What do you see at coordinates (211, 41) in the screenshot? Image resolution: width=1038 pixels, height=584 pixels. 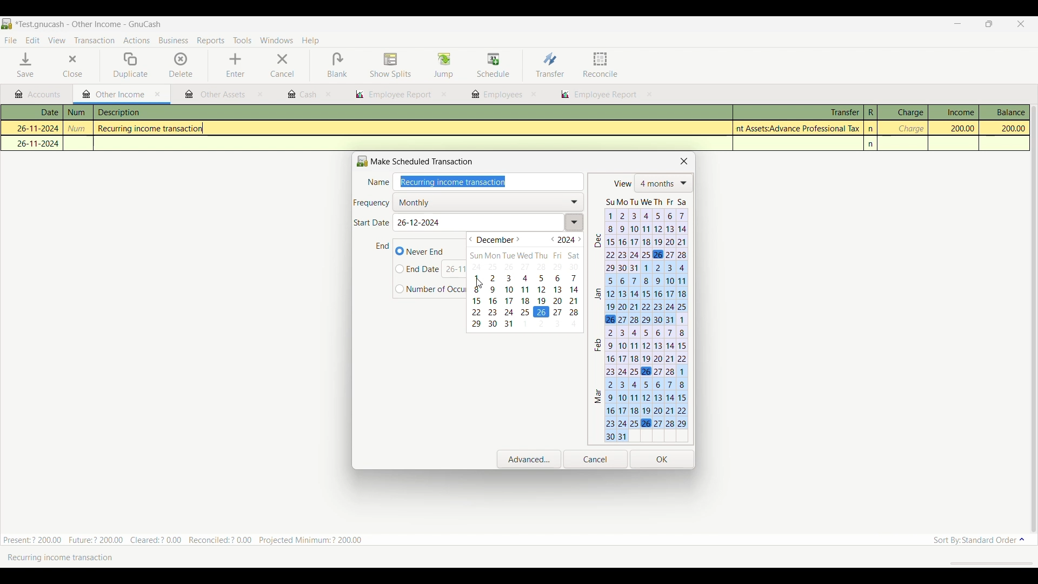 I see `Reports menu` at bounding box center [211, 41].